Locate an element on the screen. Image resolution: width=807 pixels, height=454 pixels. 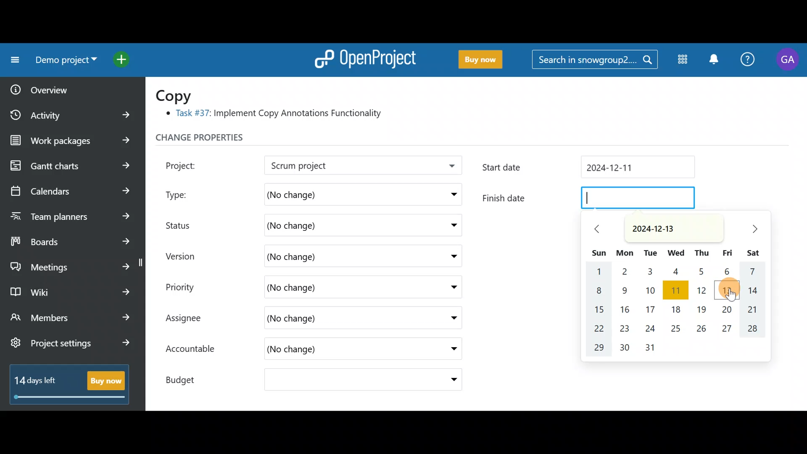
Priority drop down is located at coordinates (446, 286).